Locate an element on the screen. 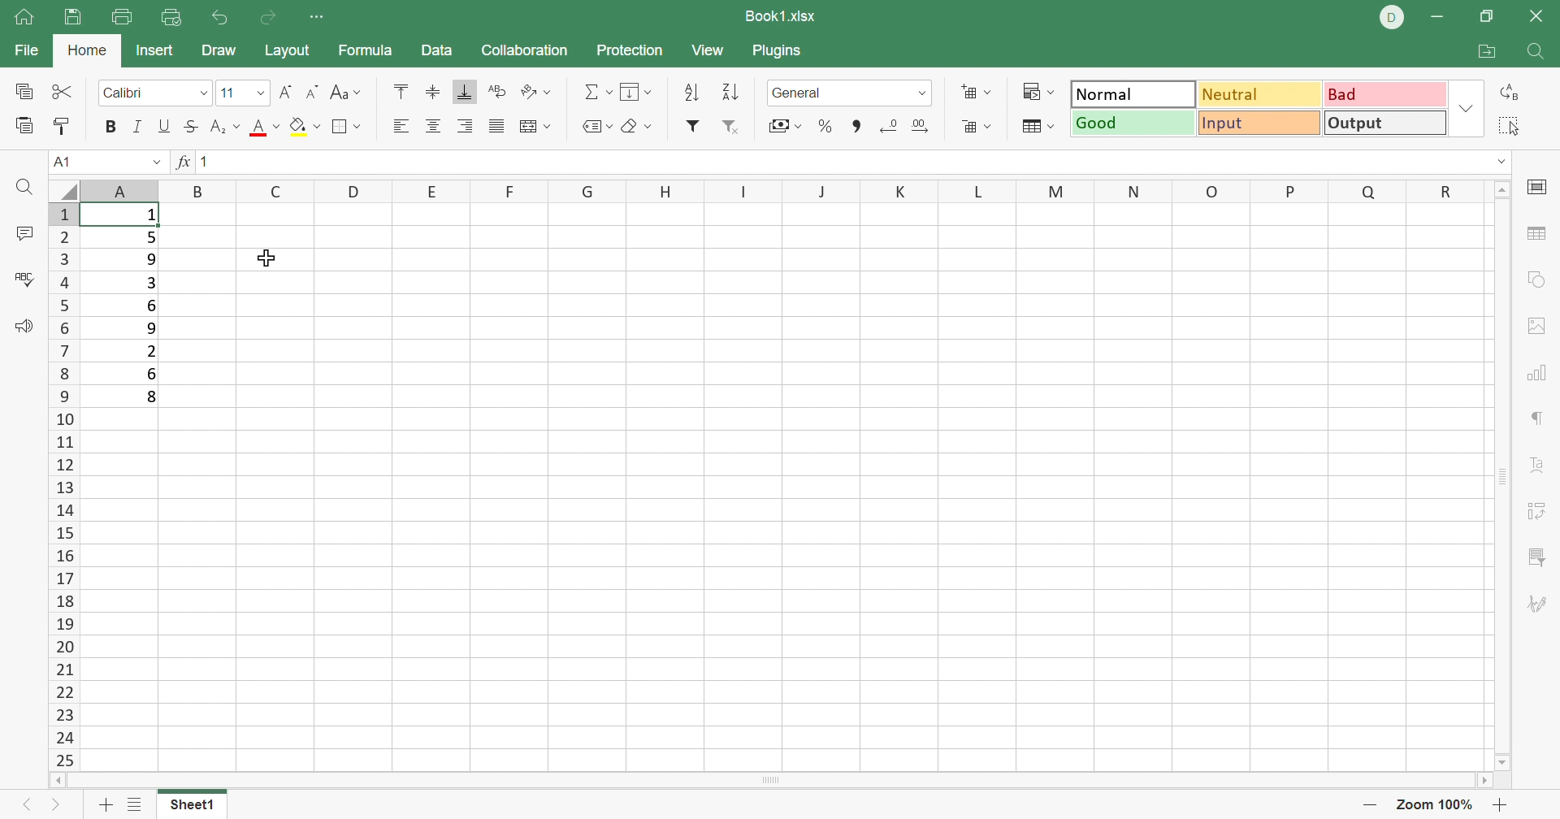 The width and height of the screenshot is (1560, 819). Italic is located at coordinates (142, 124).